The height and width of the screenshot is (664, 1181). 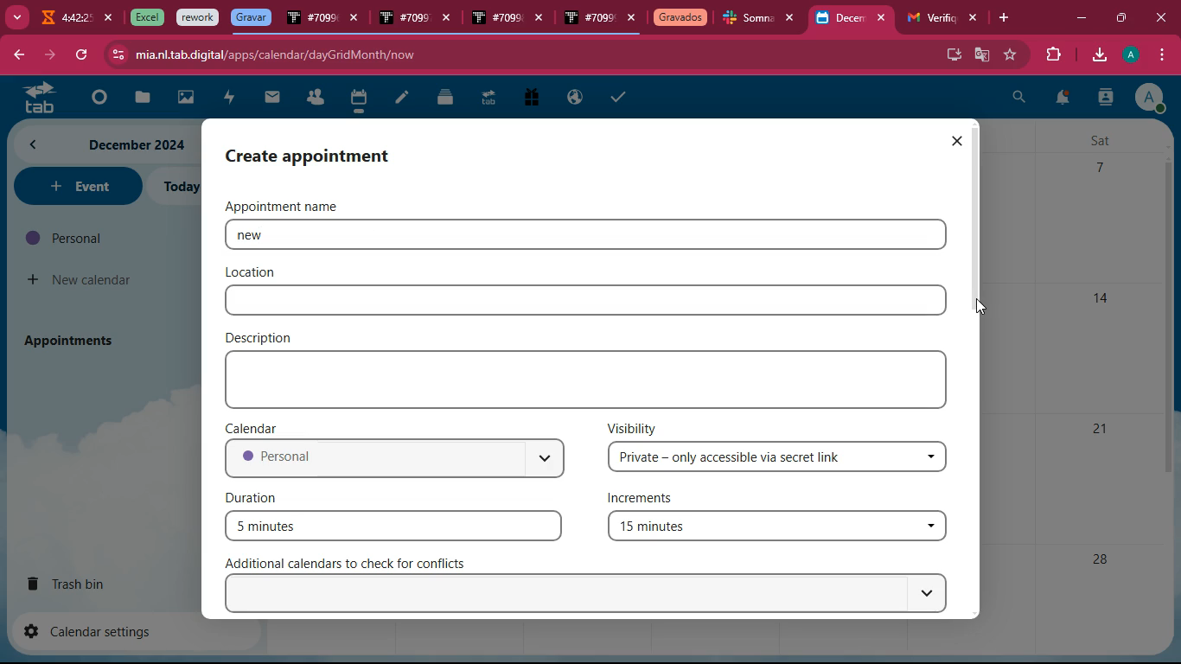 What do you see at coordinates (576, 98) in the screenshot?
I see `public` at bounding box center [576, 98].